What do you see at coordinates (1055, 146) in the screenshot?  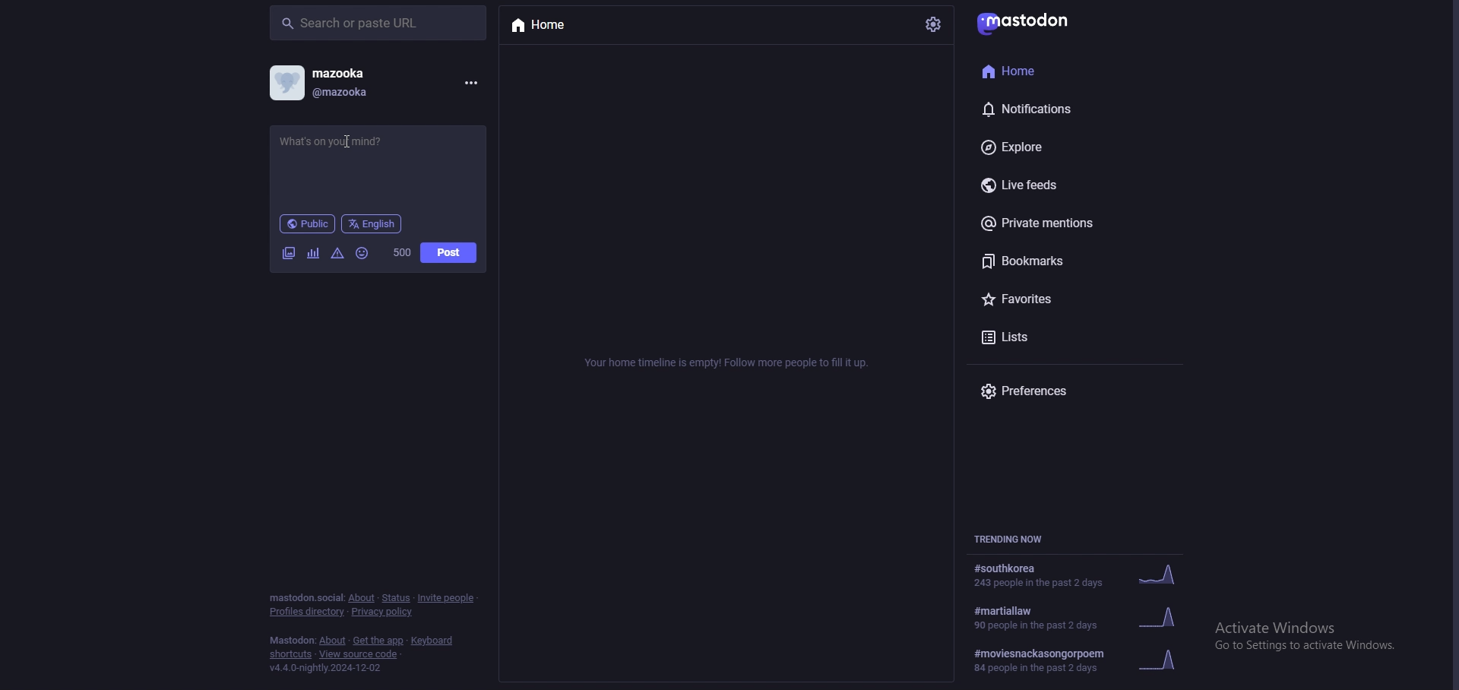 I see `explore` at bounding box center [1055, 146].